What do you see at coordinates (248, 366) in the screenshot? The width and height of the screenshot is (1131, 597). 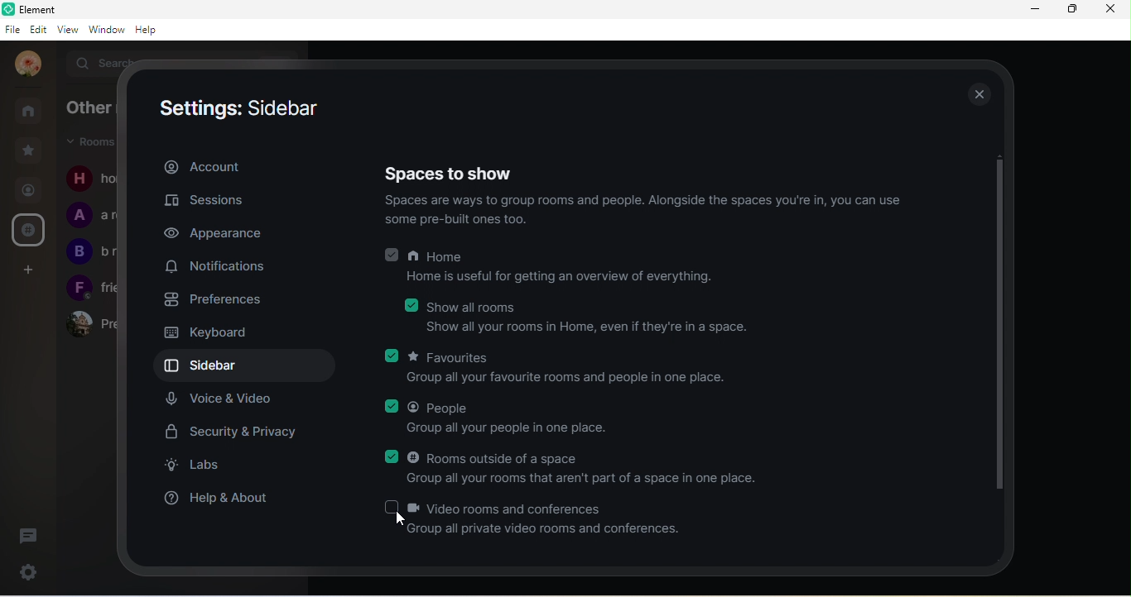 I see `sidebar` at bounding box center [248, 366].